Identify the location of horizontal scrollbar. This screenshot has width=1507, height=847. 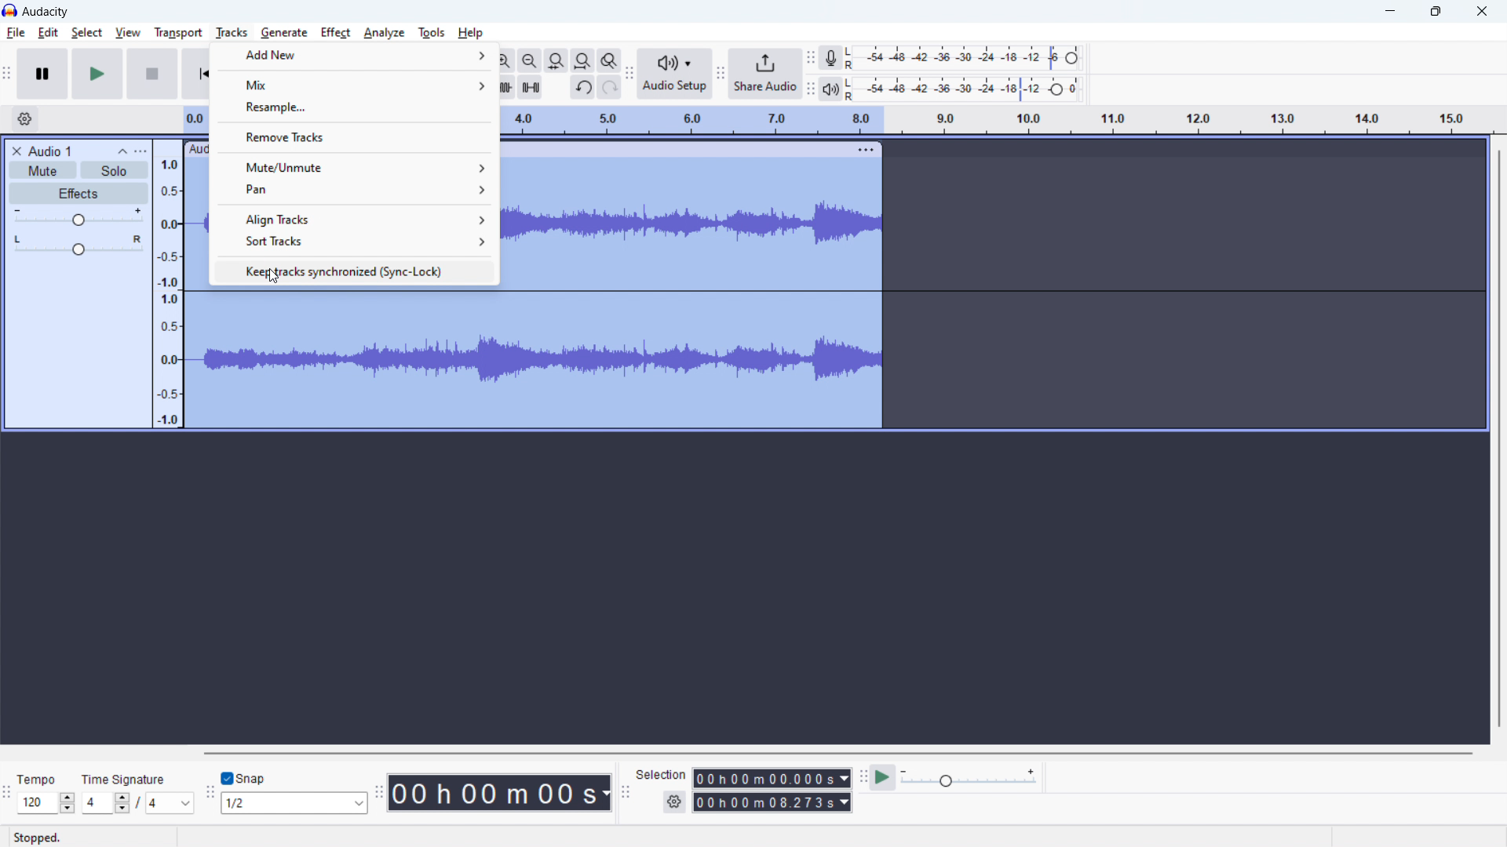
(837, 752).